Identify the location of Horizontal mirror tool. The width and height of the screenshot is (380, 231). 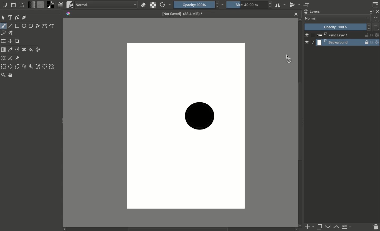
(280, 6).